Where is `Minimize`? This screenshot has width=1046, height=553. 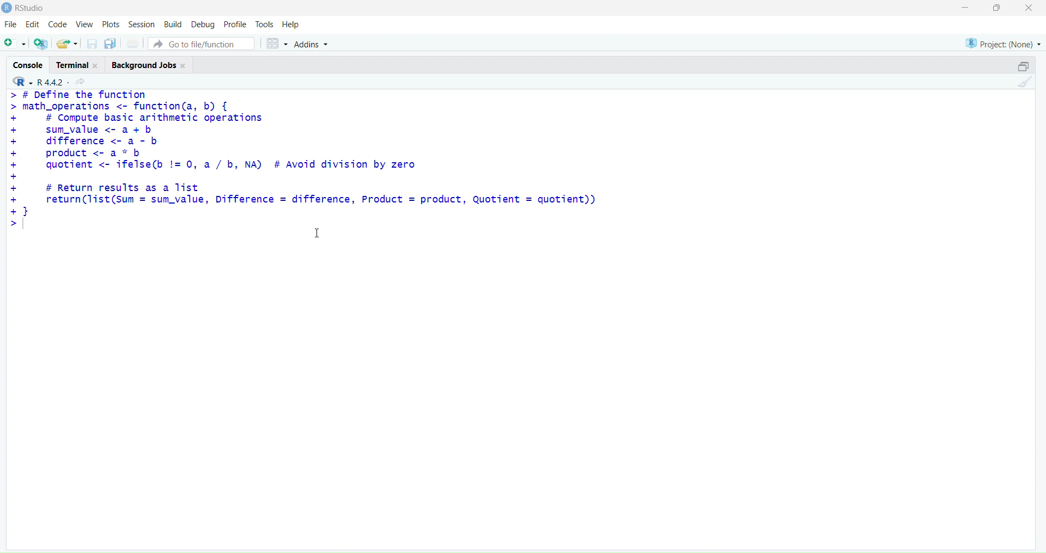 Minimize is located at coordinates (966, 7).